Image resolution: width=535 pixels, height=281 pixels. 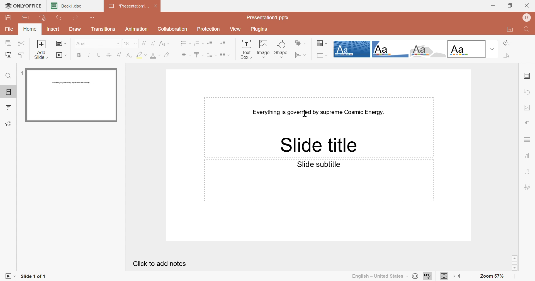 I want to click on DELL, so click(x=526, y=18).